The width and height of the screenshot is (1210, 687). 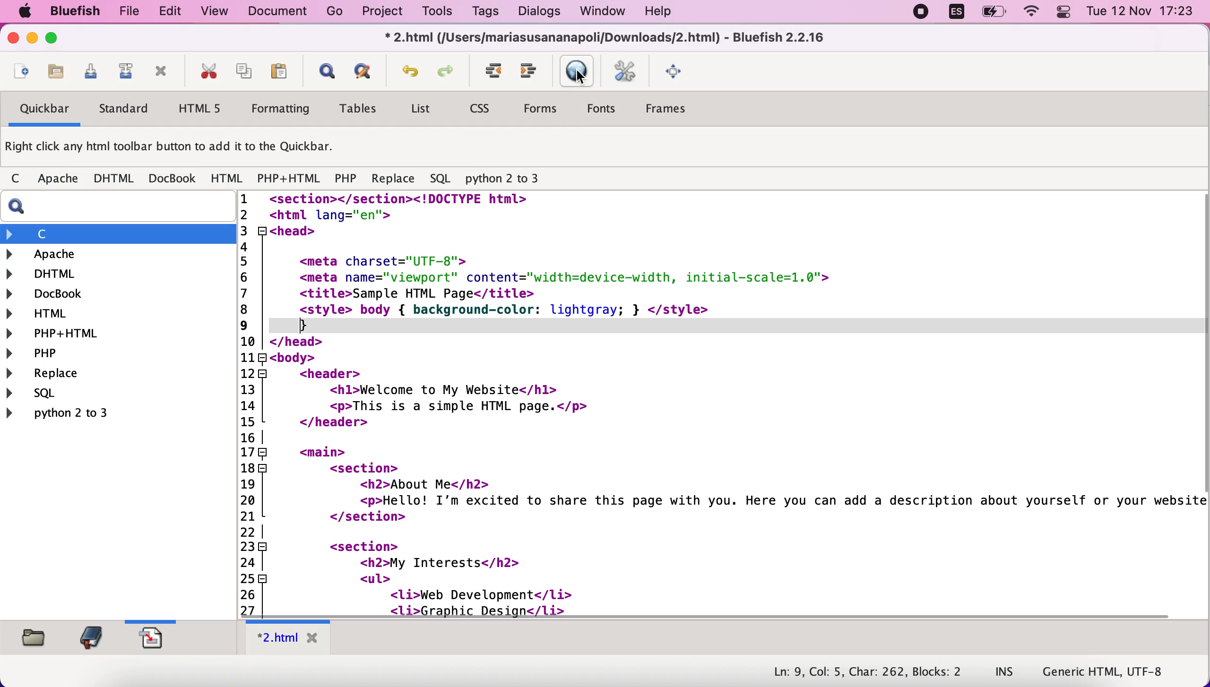 I want to click on paste, so click(x=283, y=71).